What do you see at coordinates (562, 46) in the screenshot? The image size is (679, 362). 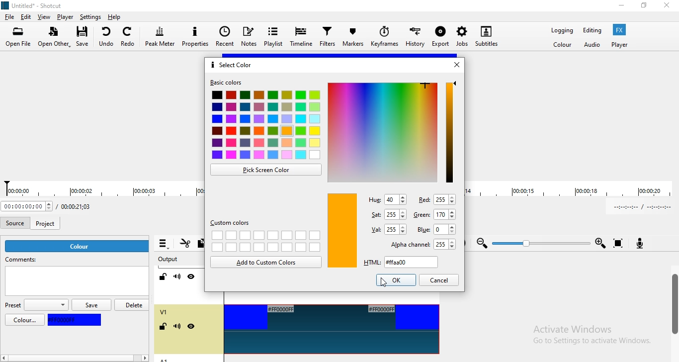 I see `Color` at bounding box center [562, 46].